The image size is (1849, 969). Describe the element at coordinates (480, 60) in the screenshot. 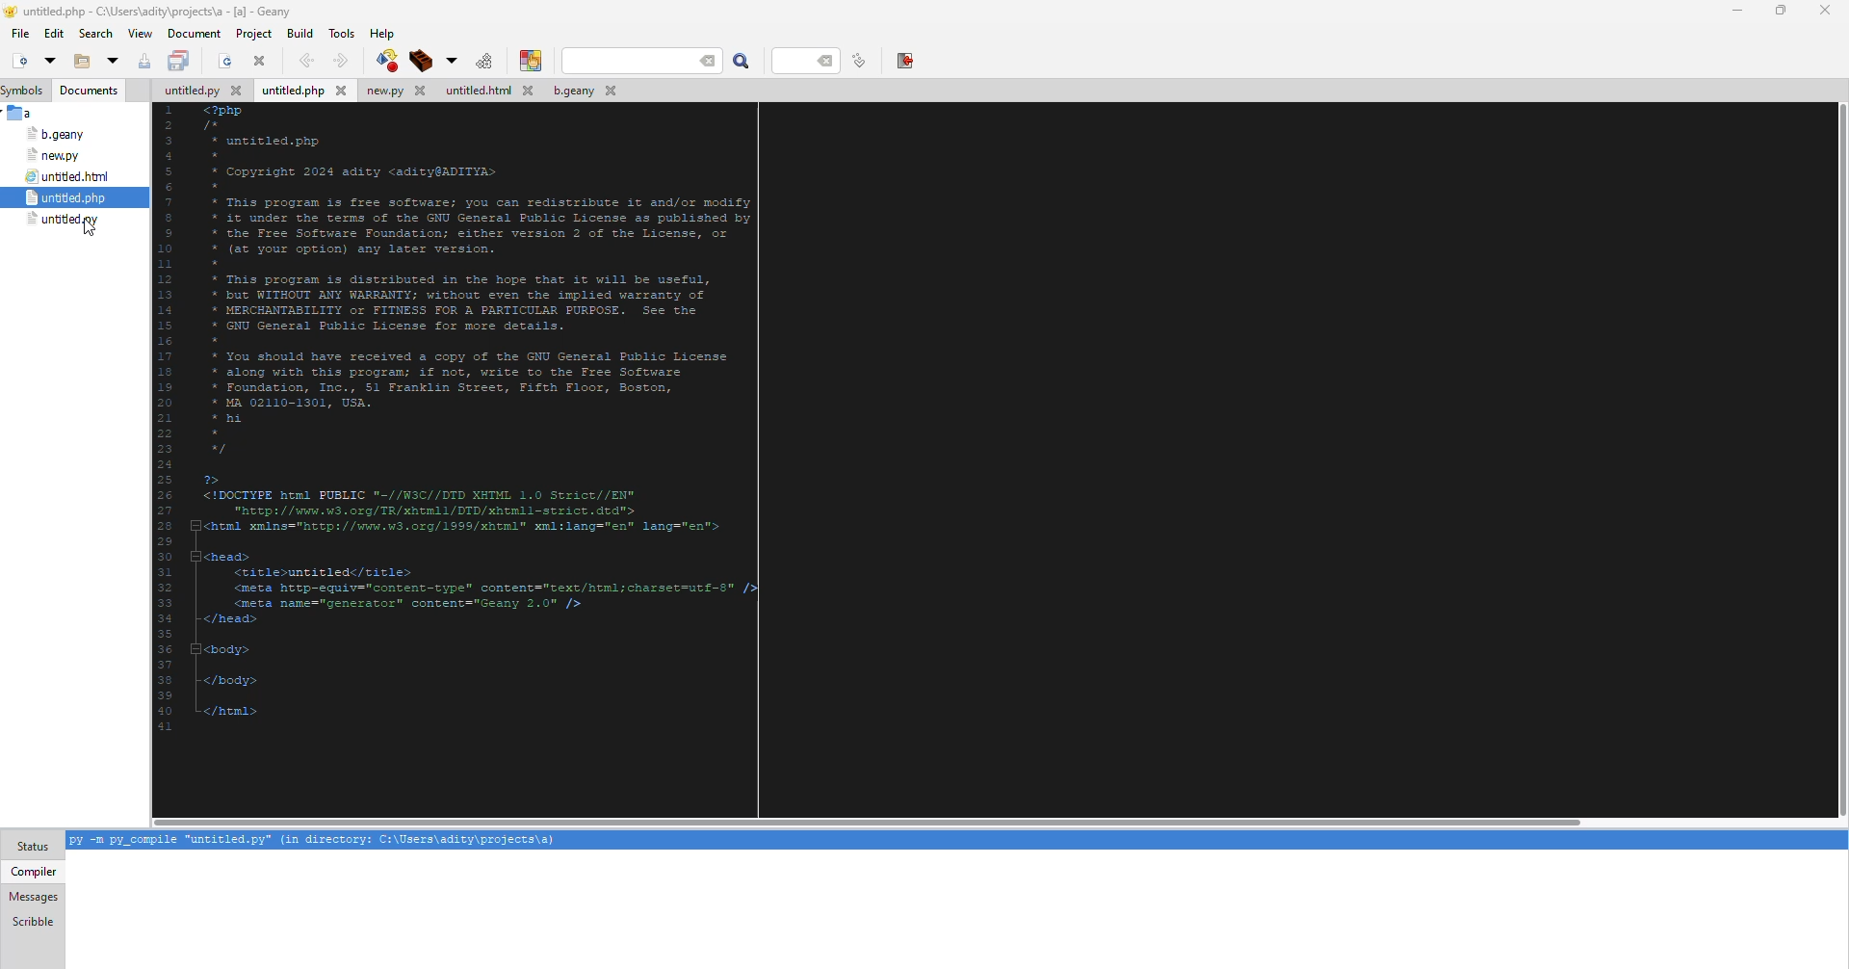

I see `run` at that location.